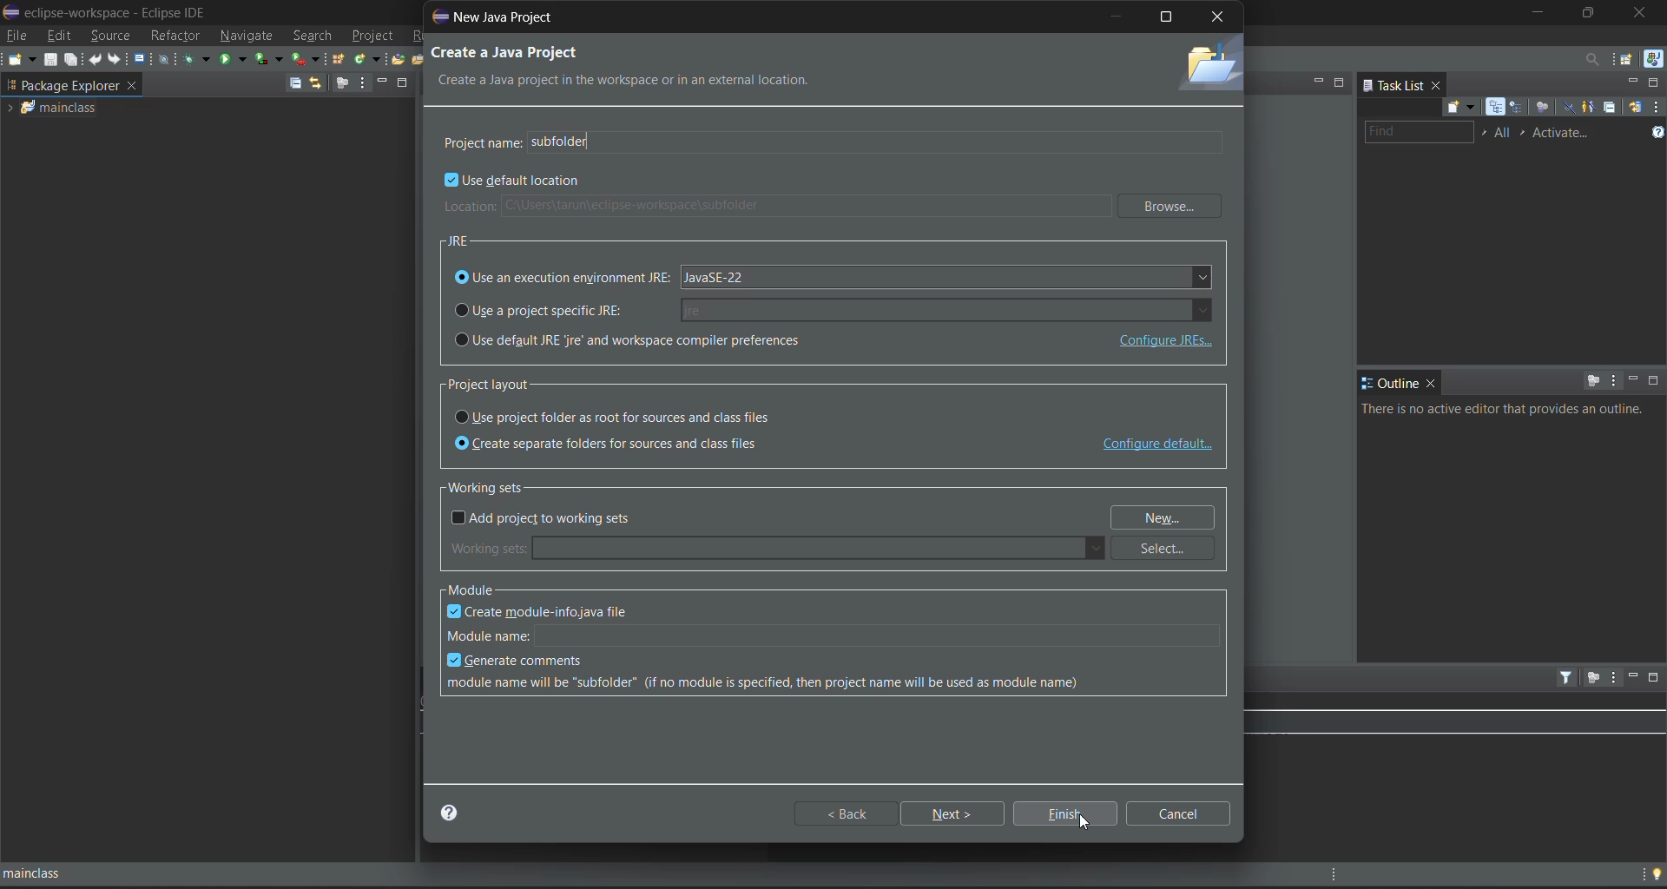 This screenshot has height=889, width=1667. What do you see at coordinates (141, 58) in the screenshot?
I see `open a terminal` at bounding box center [141, 58].